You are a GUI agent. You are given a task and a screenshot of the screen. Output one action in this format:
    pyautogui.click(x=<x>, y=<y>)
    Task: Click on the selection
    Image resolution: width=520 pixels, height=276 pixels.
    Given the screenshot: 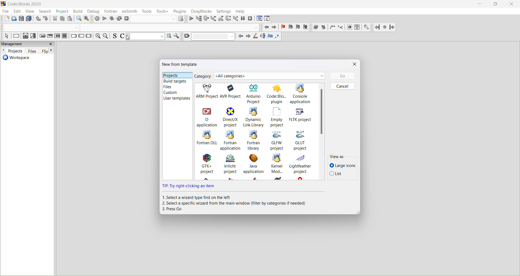 What is the action you would take?
    pyautogui.click(x=33, y=37)
    